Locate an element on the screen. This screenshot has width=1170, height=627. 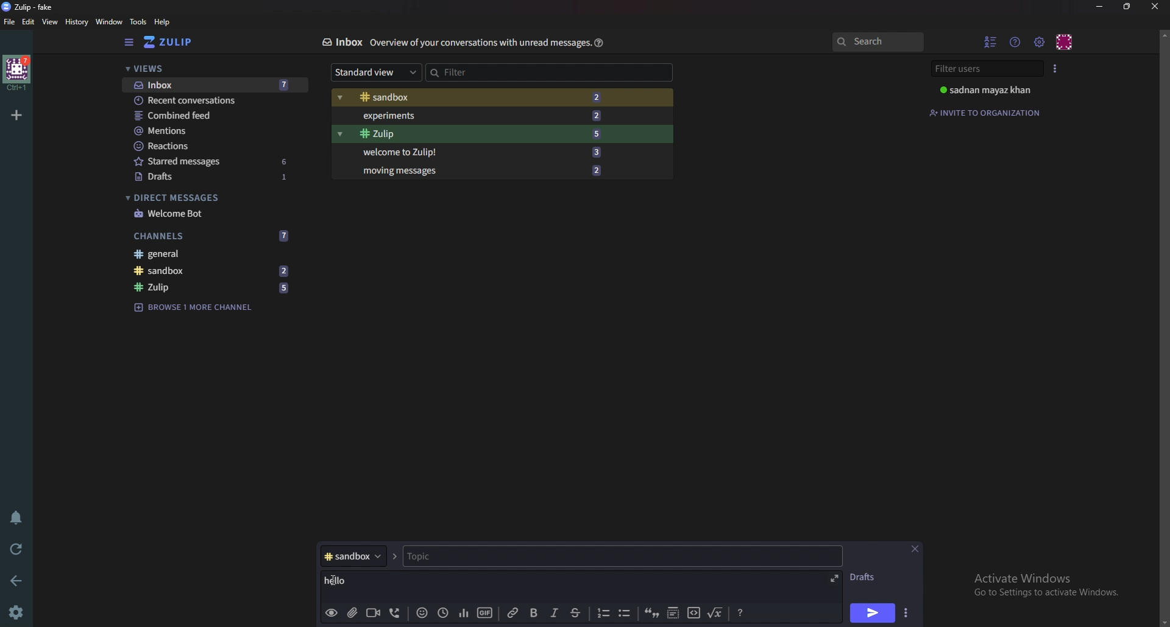
Add file is located at coordinates (352, 611).